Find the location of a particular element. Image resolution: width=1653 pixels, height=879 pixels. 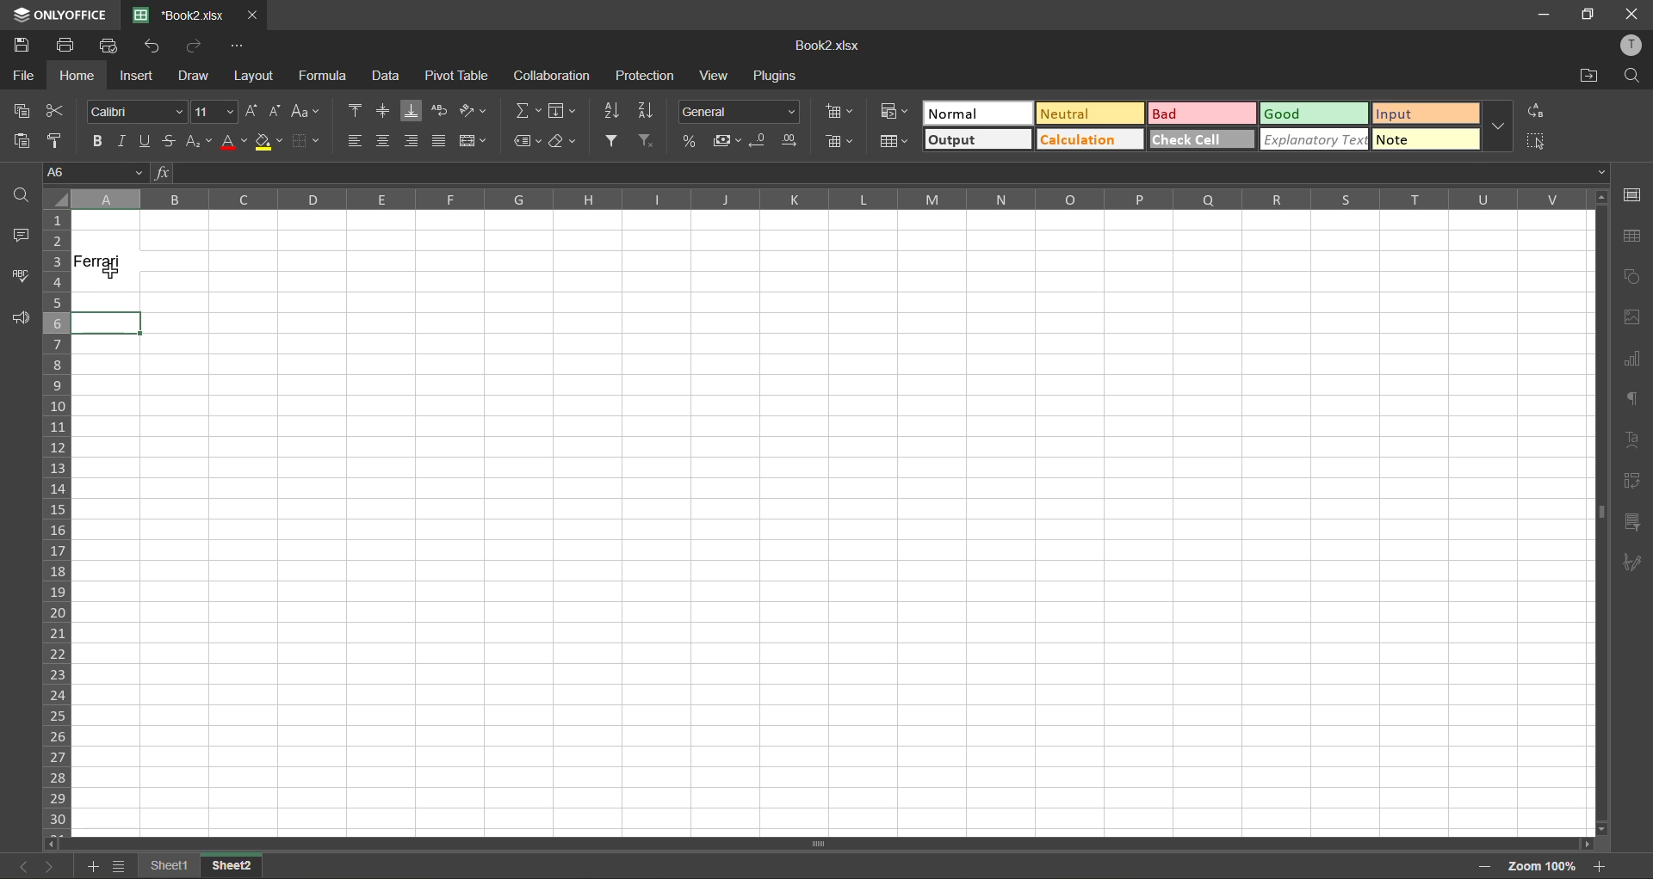

draw is located at coordinates (193, 77).